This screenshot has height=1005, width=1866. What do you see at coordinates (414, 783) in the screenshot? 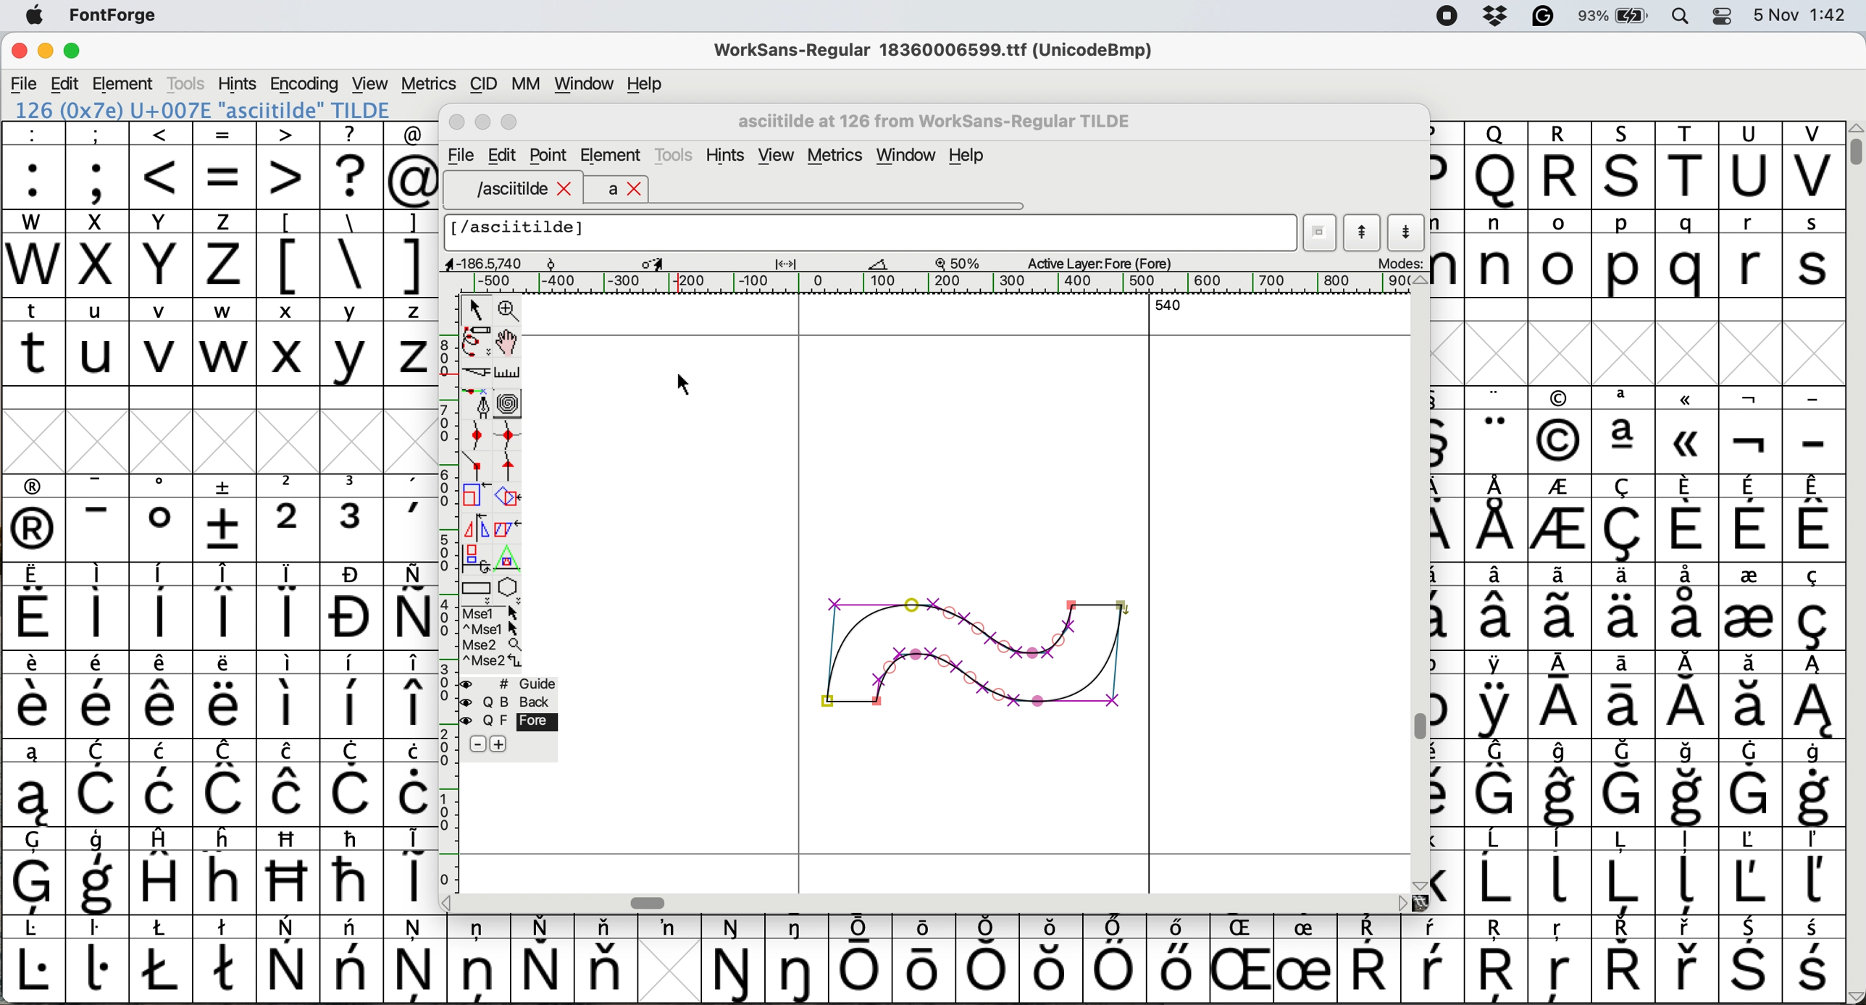
I see `symbol` at bounding box center [414, 783].